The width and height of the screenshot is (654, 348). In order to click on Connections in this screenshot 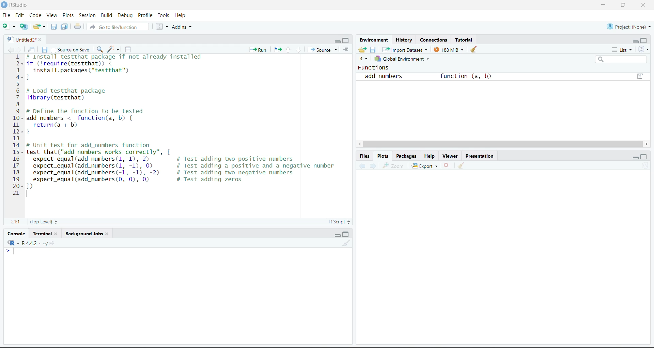, I will do `click(431, 39)`.